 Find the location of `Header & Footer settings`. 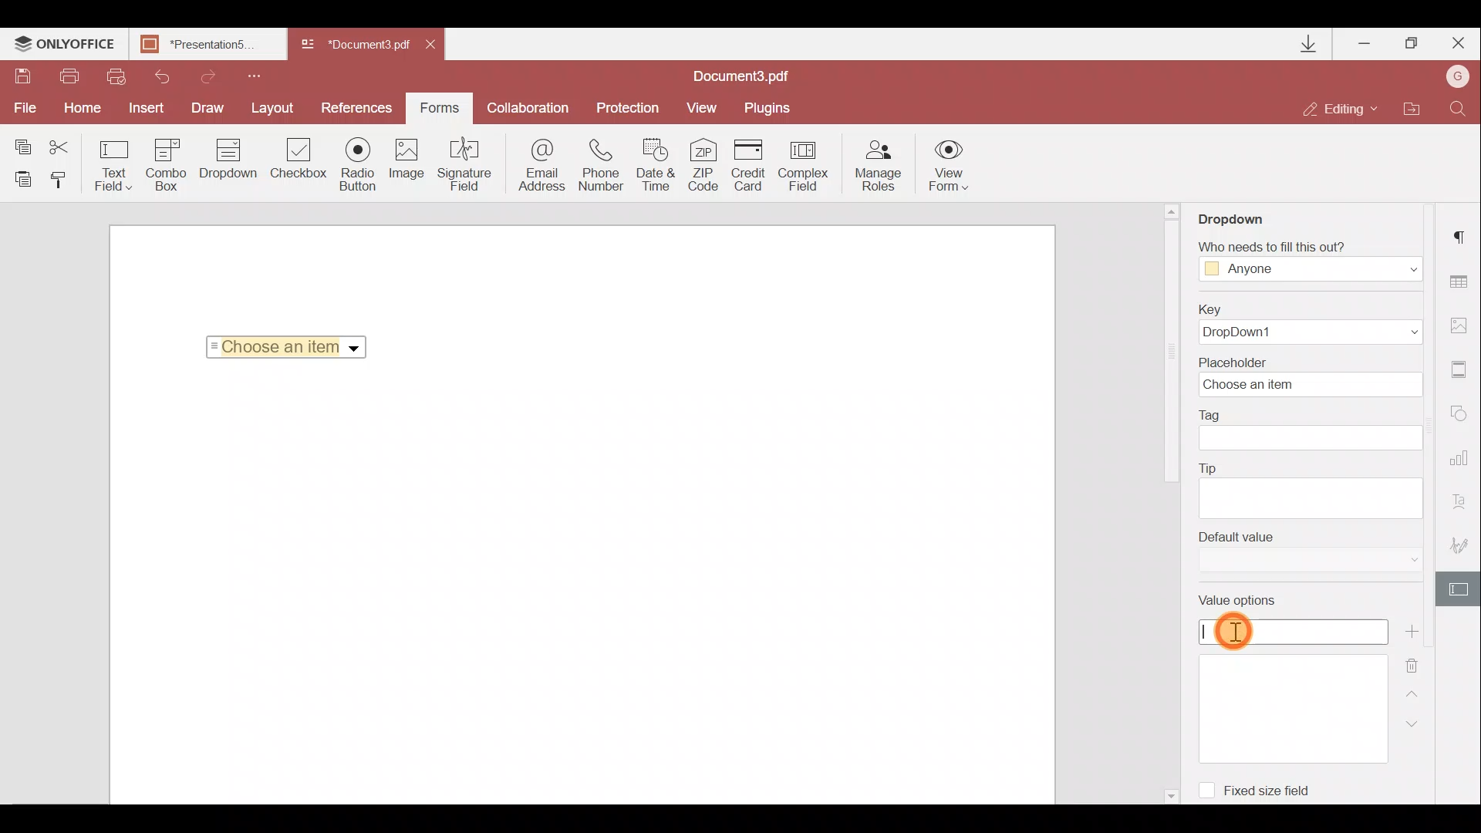

Header & Footer settings is located at coordinates (1462, 373).